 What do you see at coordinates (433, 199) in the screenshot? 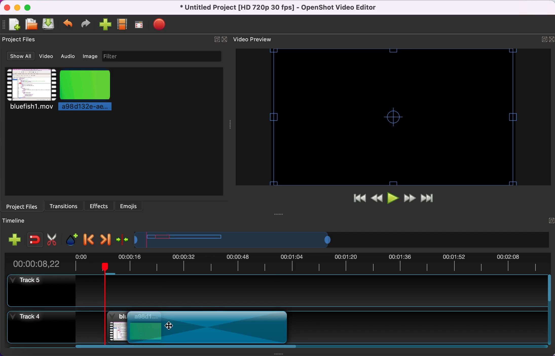
I see `jump to end` at bounding box center [433, 199].